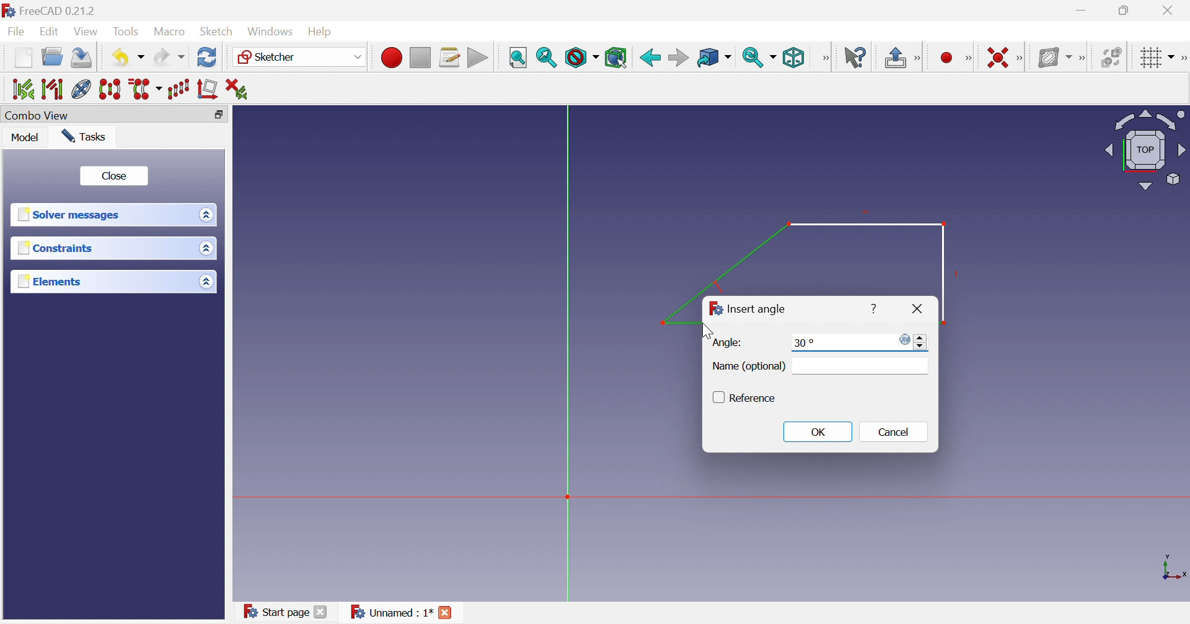 This screenshot has height=624, width=1190. Describe the element at coordinates (218, 32) in the screenshot. I see `Sketch` at that location.